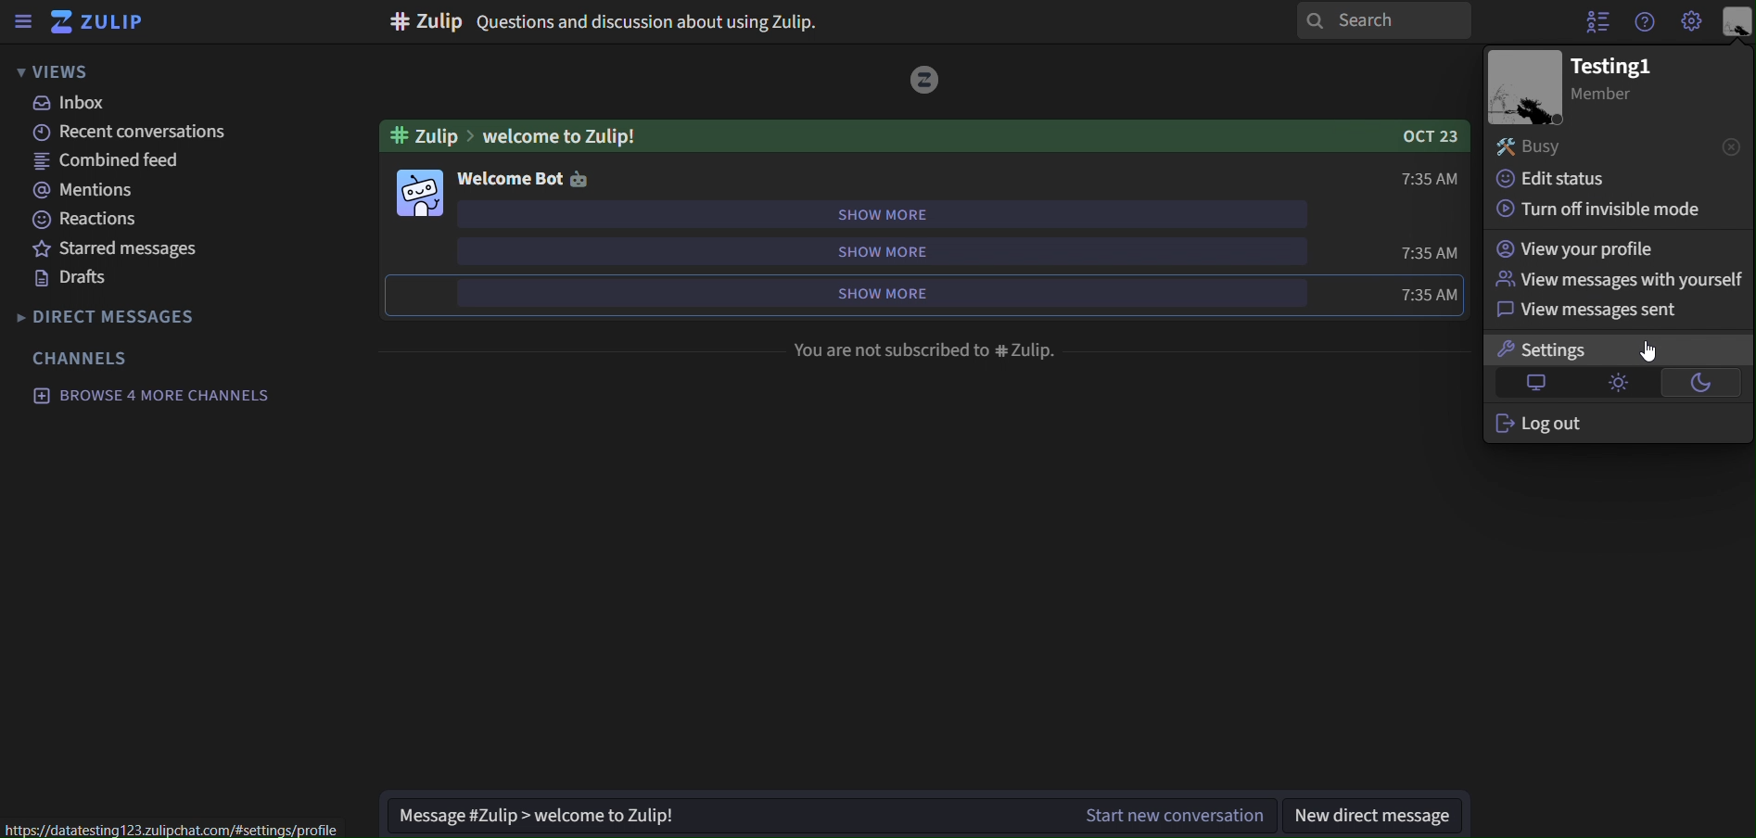  Describe the element at coordinates (147, 396) in the screenshot. I see `browse 4 more channels` at that location.